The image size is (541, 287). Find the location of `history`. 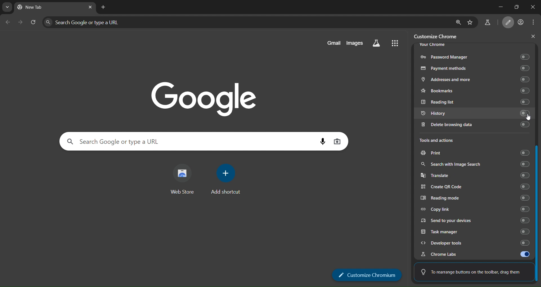

history is located at coordinates (473, 113).